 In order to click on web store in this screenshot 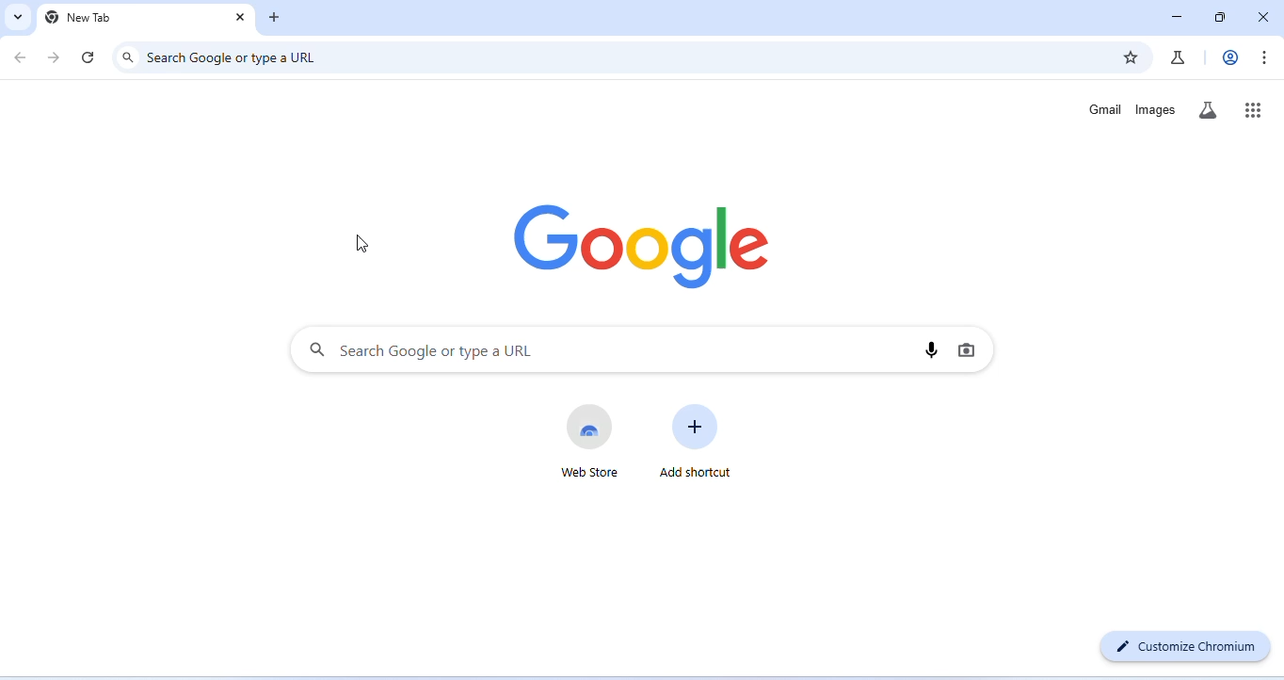, I will do `click(596, 441)`.